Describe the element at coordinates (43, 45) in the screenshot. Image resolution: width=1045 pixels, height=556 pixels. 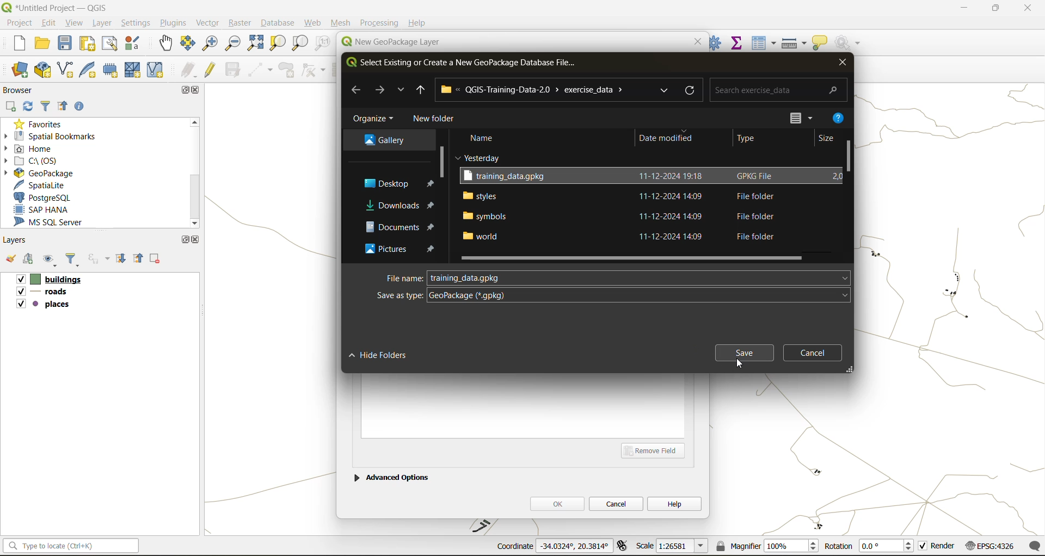
I see `open` at that location.